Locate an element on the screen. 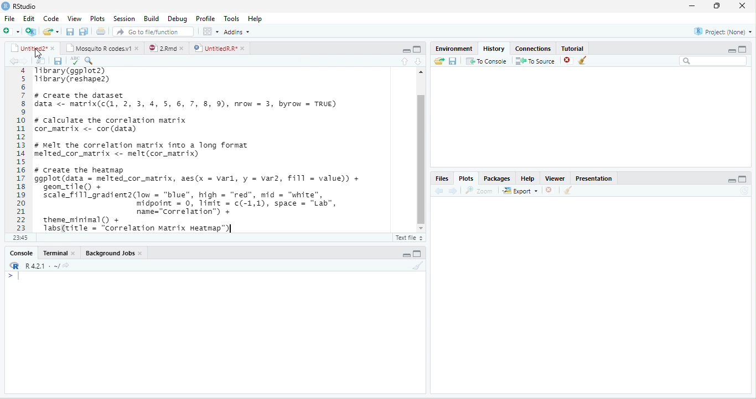 Image resolution: width=756 pixels, height=399 pixels. aximize  is located at coordinates (746, 48).